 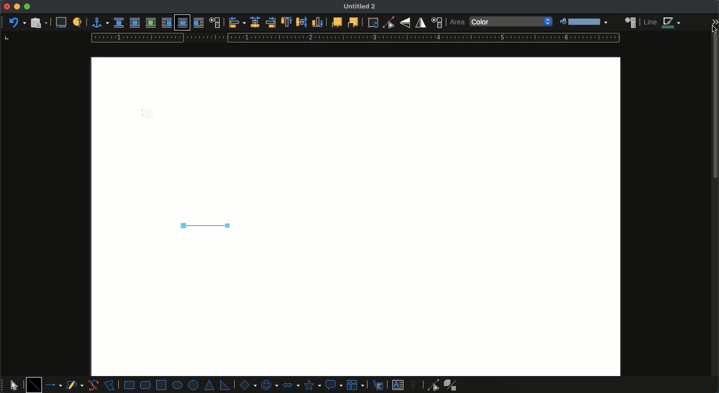 I want to click on insert caption, so click(x=60, y=23).